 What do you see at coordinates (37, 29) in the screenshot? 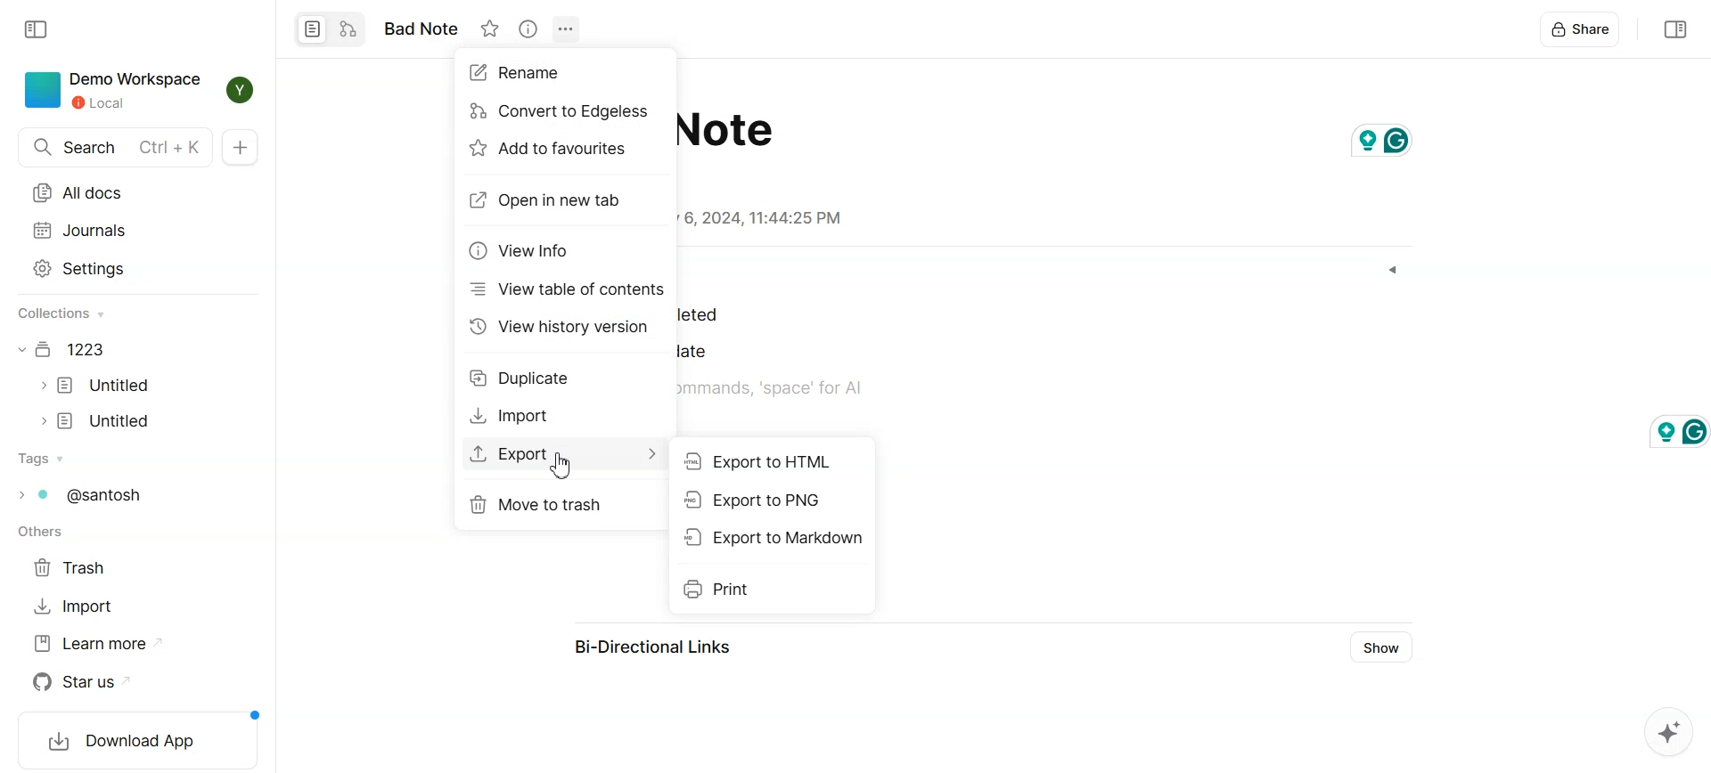
I see `Collapse sidebar` at bounding box center [37, 29].